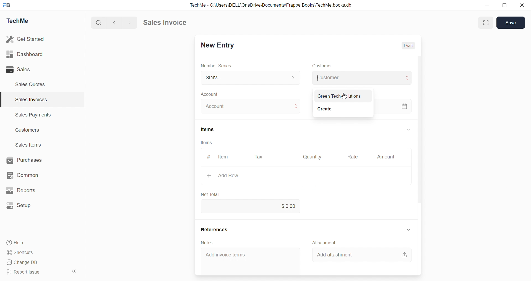  What do you see at coordinates (18, 21) in the screenshot?
I see `TechMe` at bounding box center [18, 21].